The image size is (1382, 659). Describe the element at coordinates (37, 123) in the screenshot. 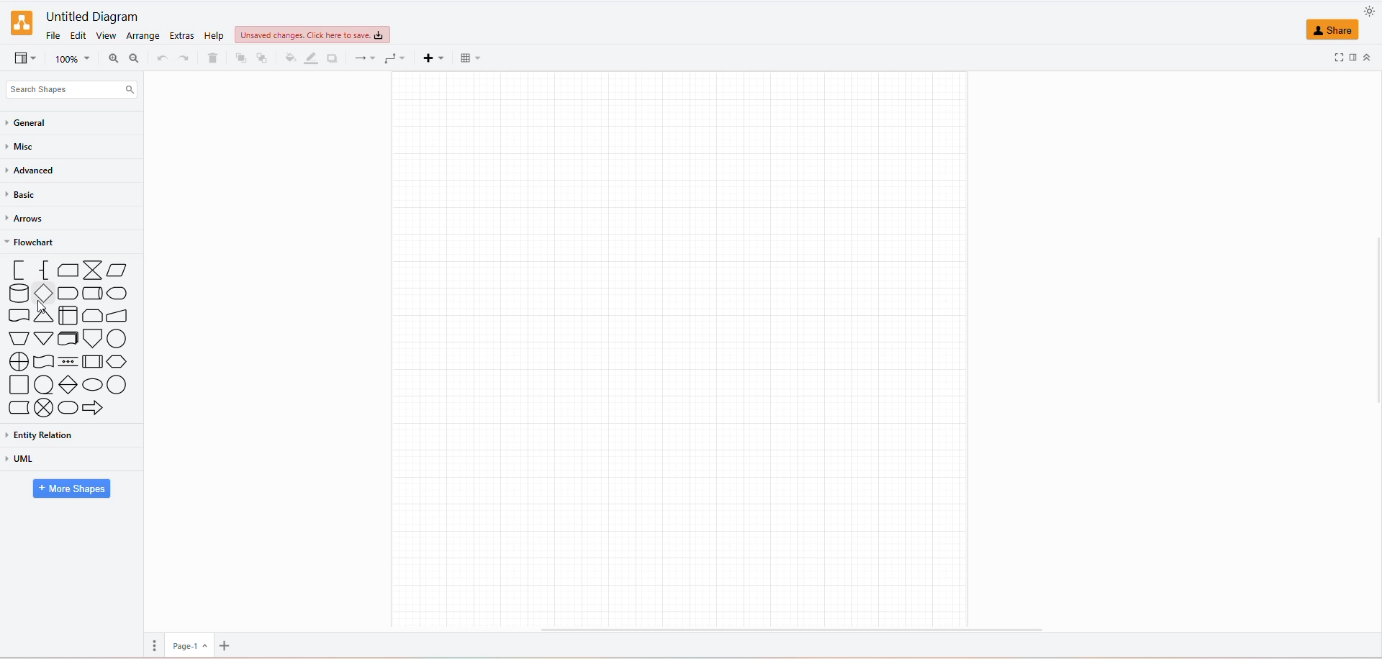

I see `GENERAL` at that location.